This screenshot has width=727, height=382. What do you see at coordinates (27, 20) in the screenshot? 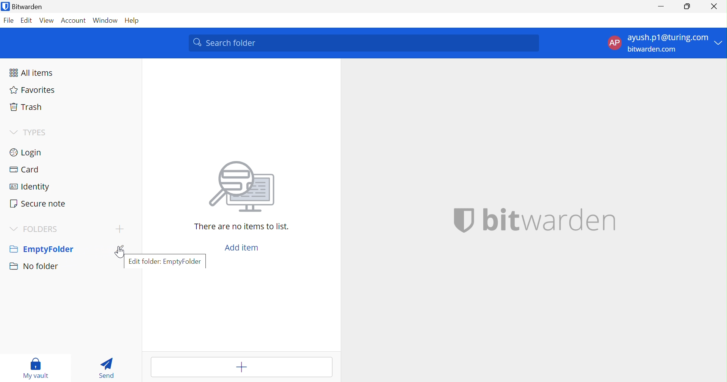
I see `Edit` at bounding box center [27, 20].